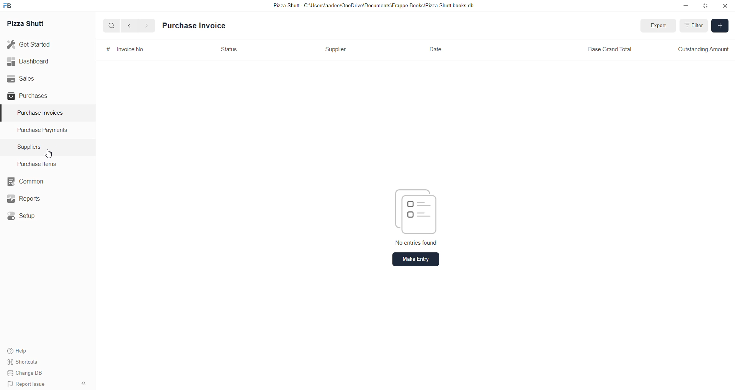 The width and height of the screenshot is (735, 390). I want to click on previous page, so click(128, 26).